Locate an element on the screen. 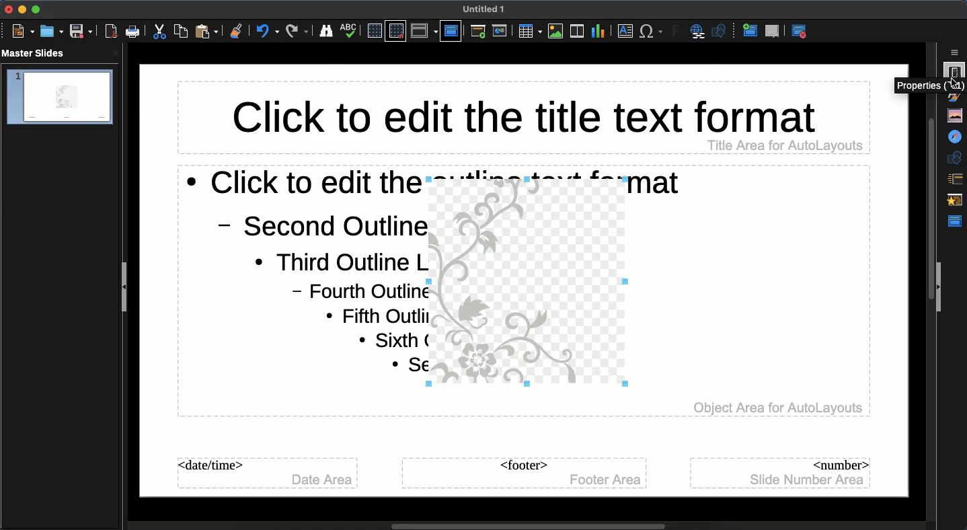 Image resolution: width=967 pixels, height=530 pixels. Master view close is located at coordinates (802, 31).